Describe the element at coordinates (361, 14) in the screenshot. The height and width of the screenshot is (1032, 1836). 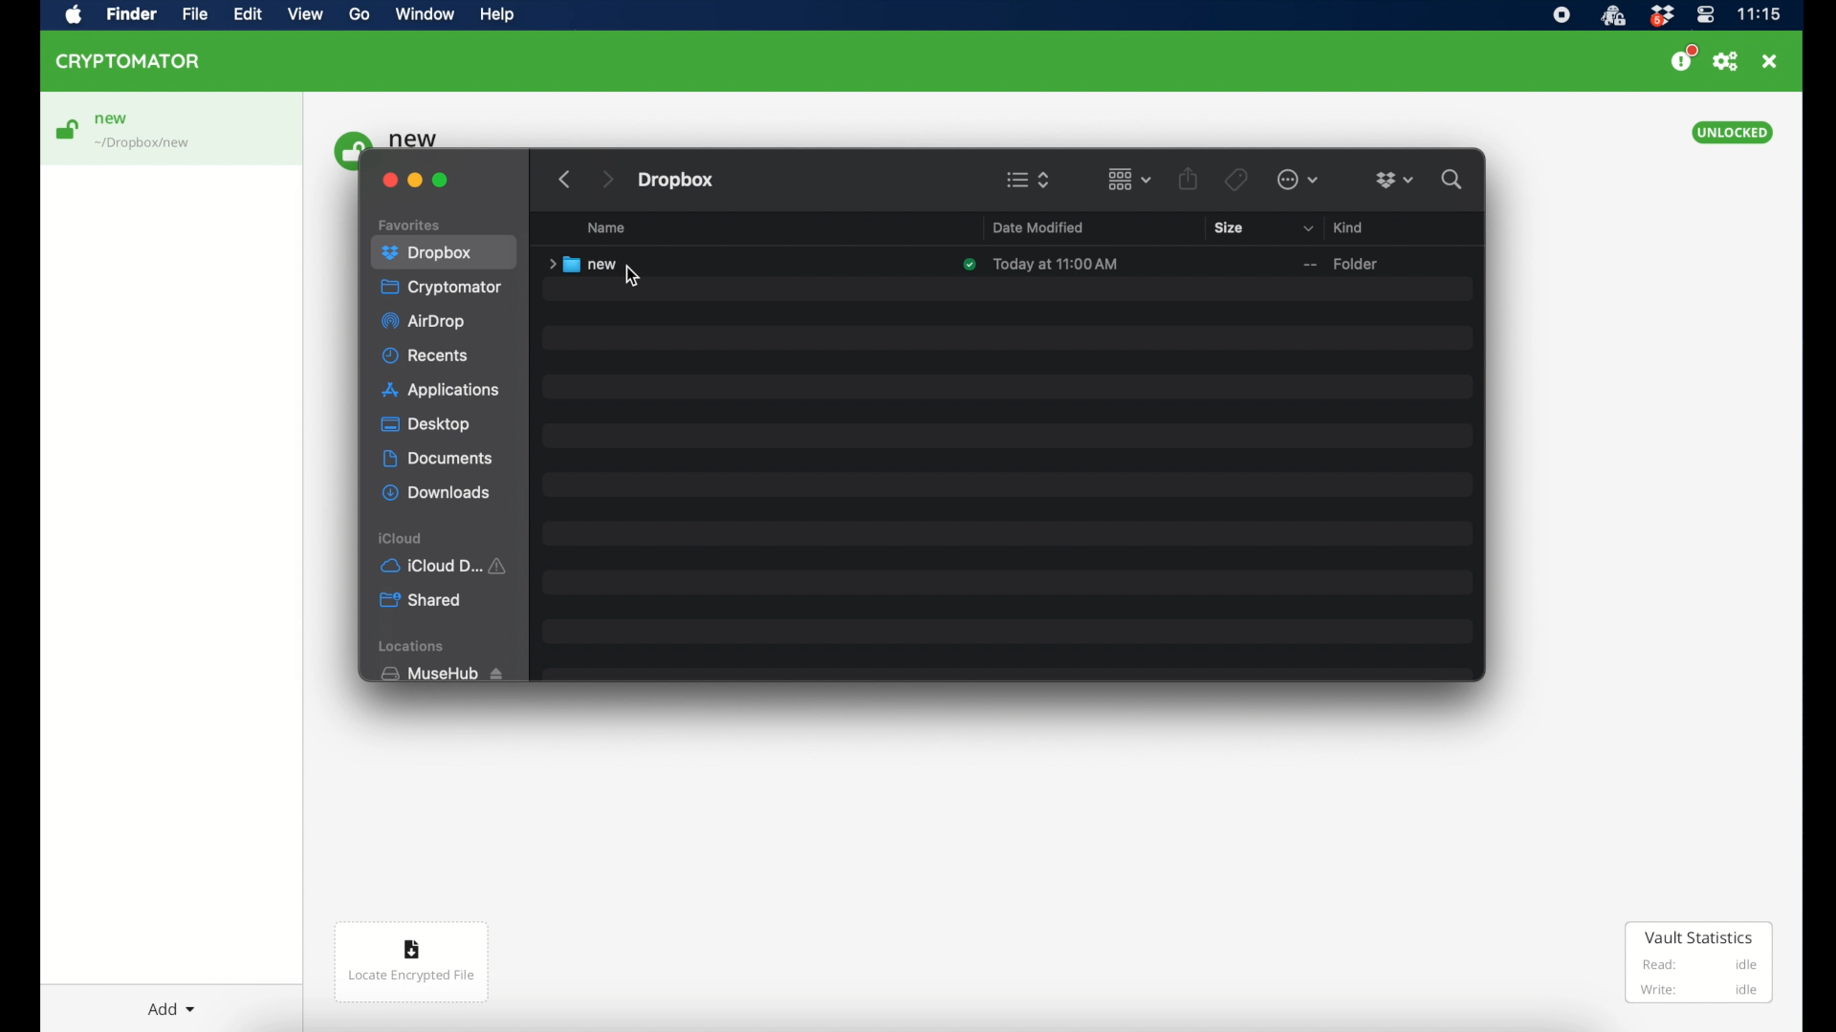
I see `go` at that location.